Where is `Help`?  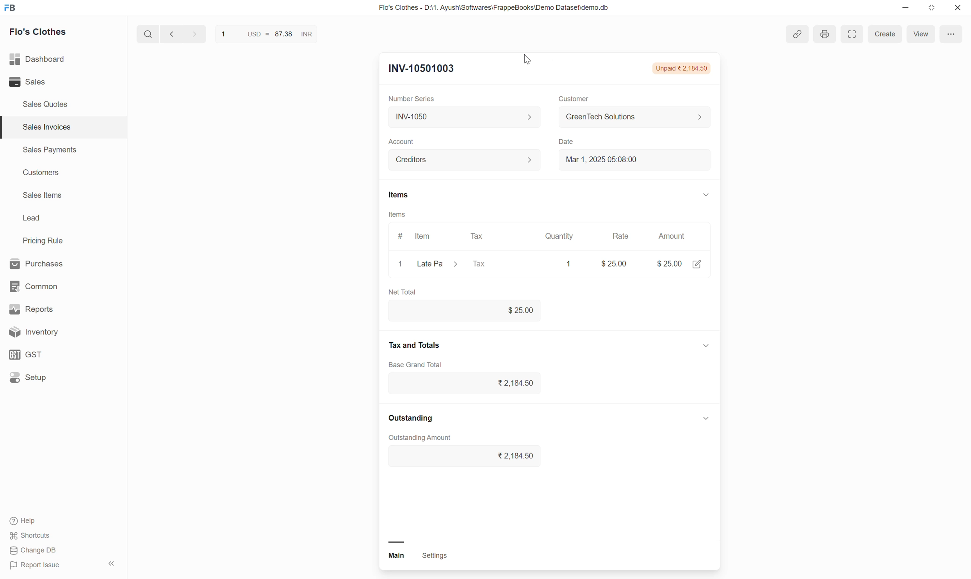
Help is located at coordinates (41, 520).